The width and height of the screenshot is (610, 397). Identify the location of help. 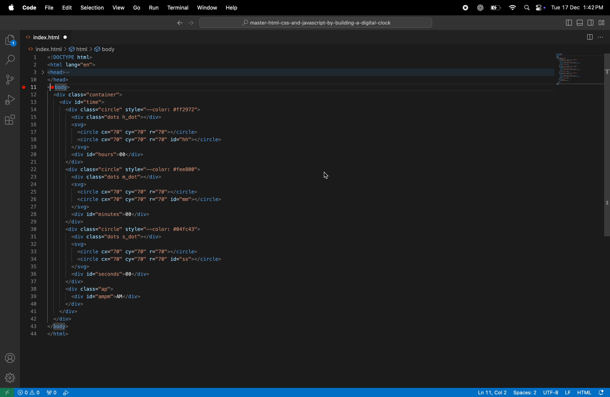
(231, 8).